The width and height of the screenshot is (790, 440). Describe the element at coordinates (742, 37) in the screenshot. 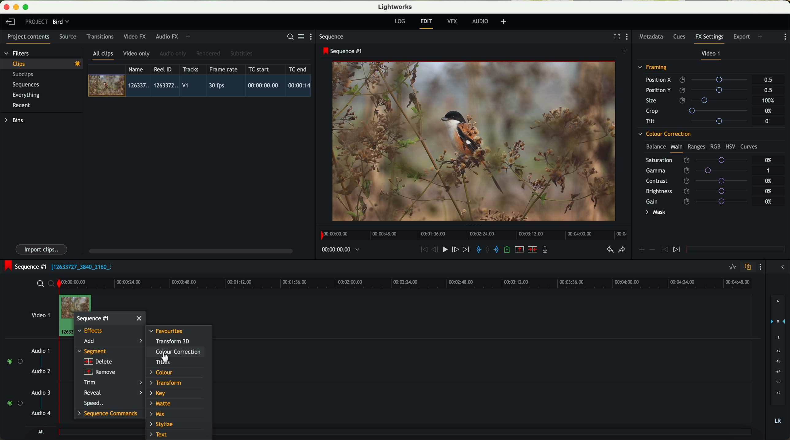

I see `export` at that location.